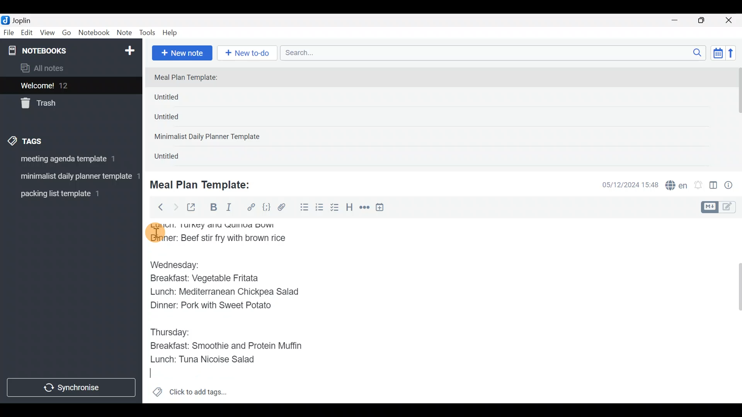  Describe the element at coordinates (69, 69) in the screenshot. I see `All notes` at that location.